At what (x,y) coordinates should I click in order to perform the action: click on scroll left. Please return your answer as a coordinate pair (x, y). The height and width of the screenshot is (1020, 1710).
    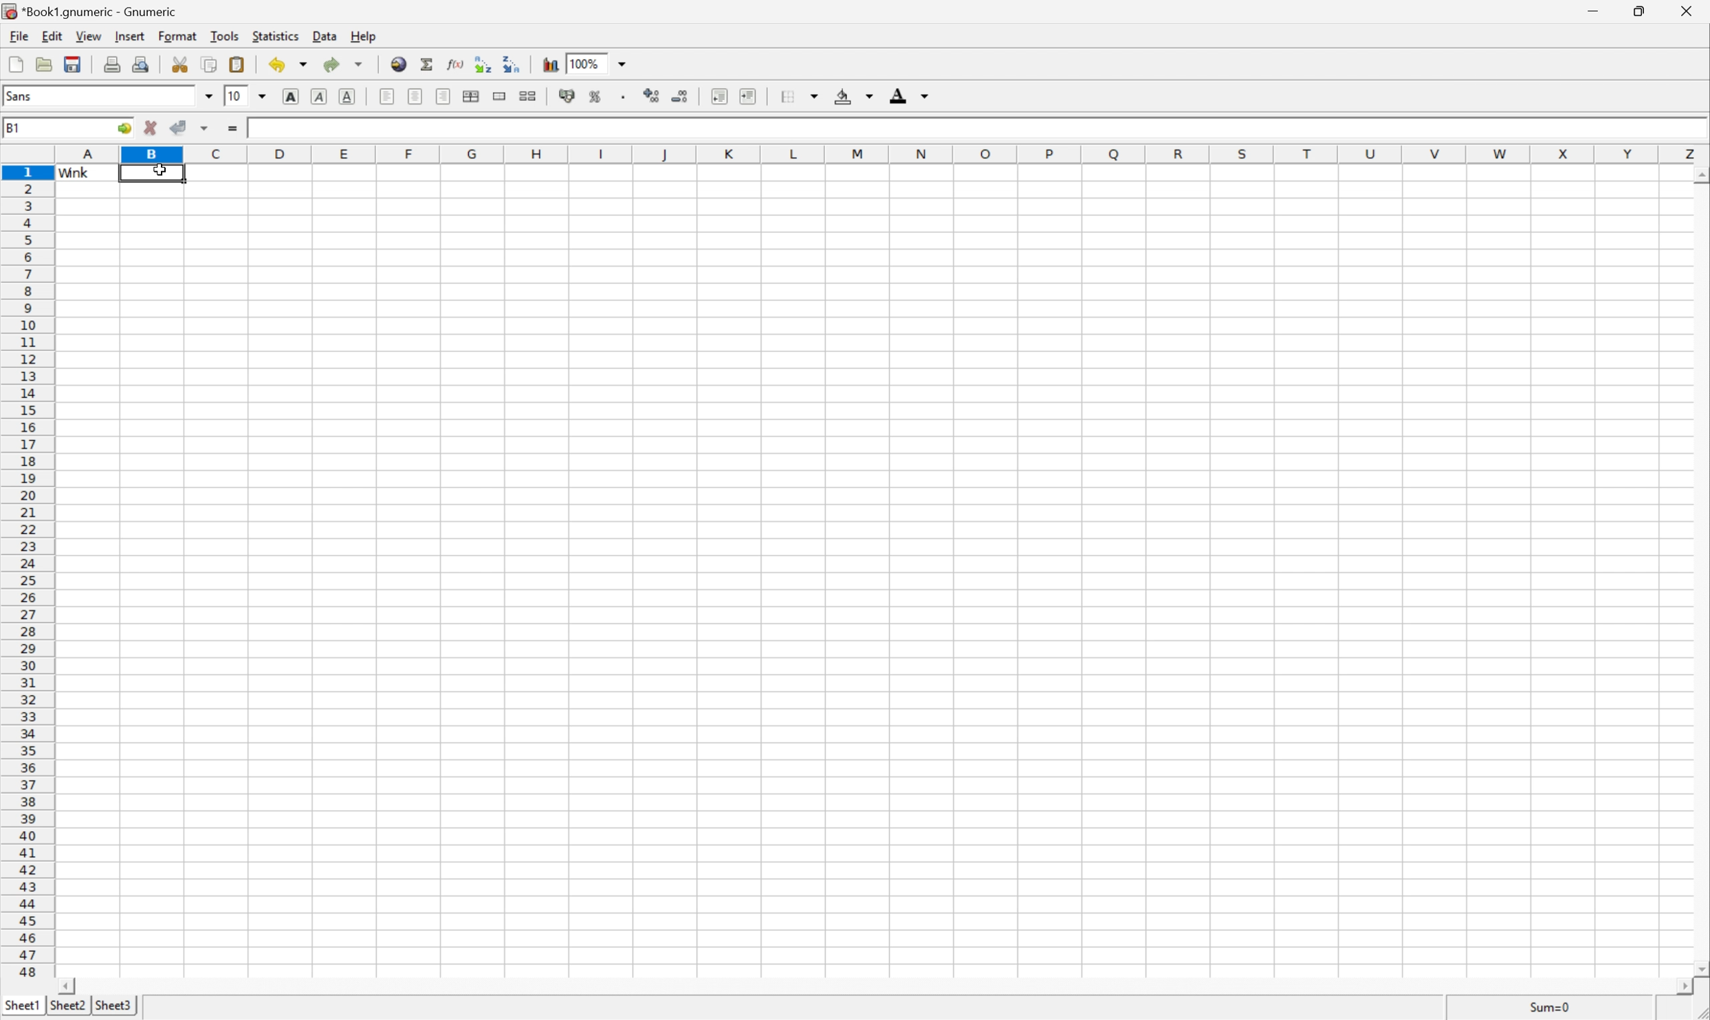
    Looking at the image, I should click on (1682, 985).